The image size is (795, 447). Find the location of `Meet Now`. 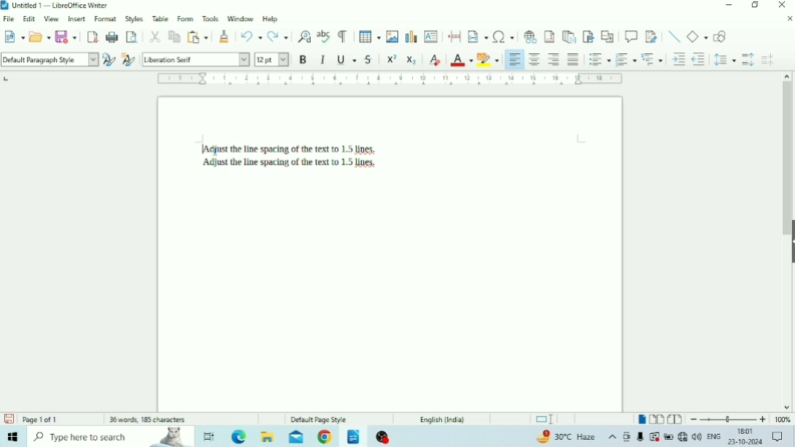

Meet Now is located at coordinates (628, 437).